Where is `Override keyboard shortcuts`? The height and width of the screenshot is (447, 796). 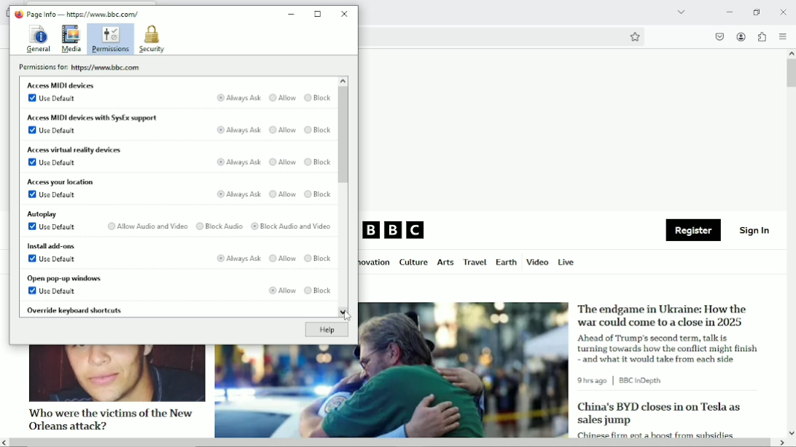 Override keyboard shortcuts is located at coordinates (75, 310).